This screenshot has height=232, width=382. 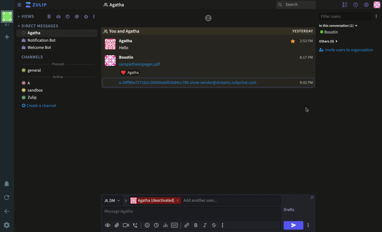 I want to click on Inbox, so click(x=59, y=16).